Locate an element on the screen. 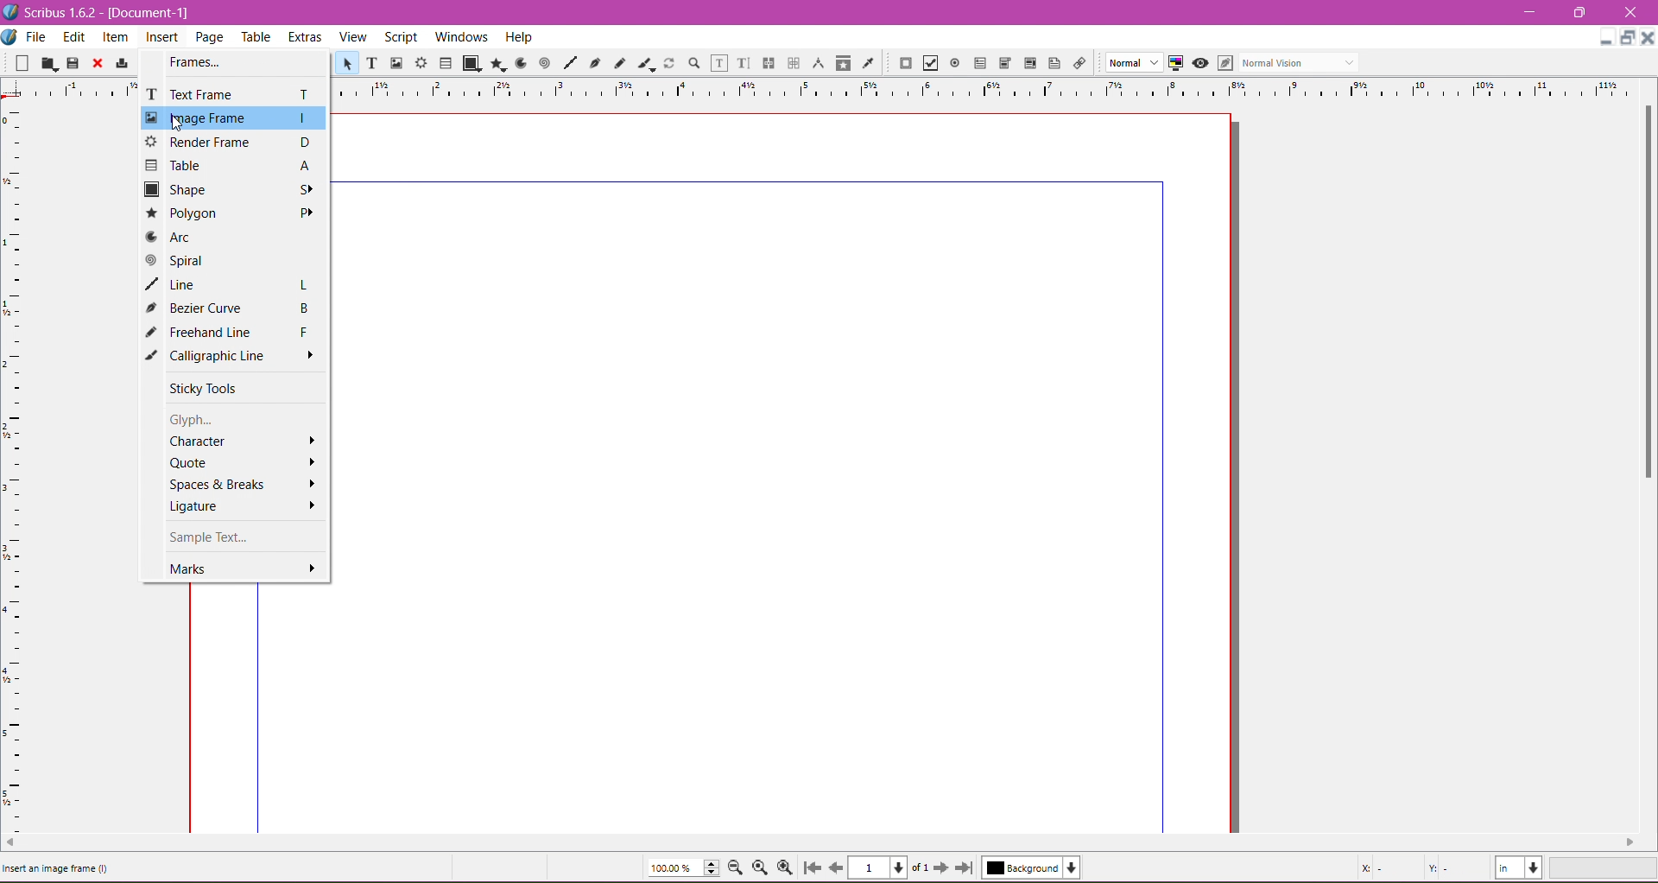  Zoom Out by the stepping value in Tools preferences is located at coordinates (737, 867).